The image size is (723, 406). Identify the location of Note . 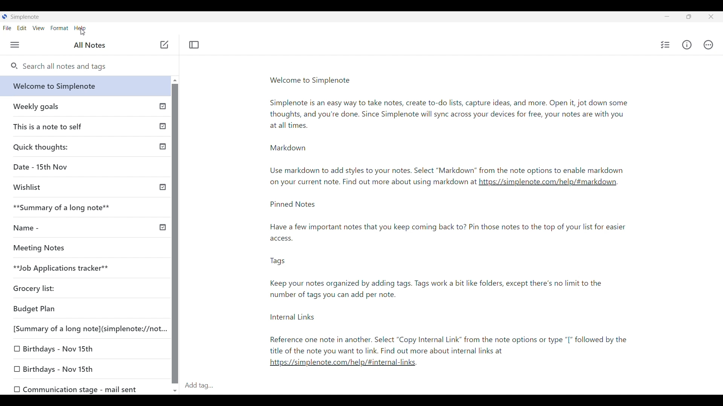
(371, 183).